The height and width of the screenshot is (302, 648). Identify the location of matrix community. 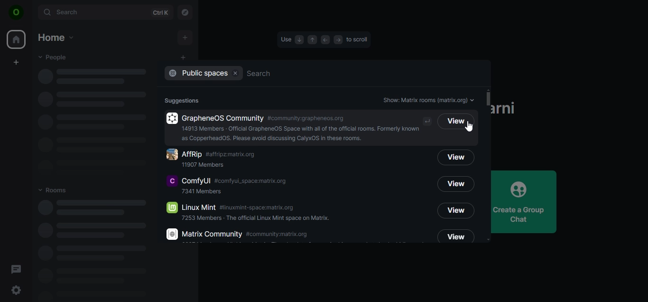
(245, 234).